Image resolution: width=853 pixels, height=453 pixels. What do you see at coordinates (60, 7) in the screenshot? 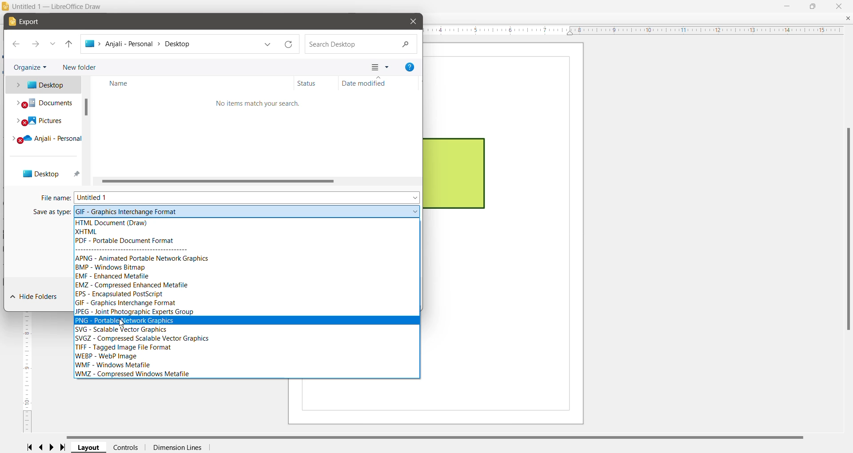
I see `Document Title - Application Name` at bounding box center [60, 7].